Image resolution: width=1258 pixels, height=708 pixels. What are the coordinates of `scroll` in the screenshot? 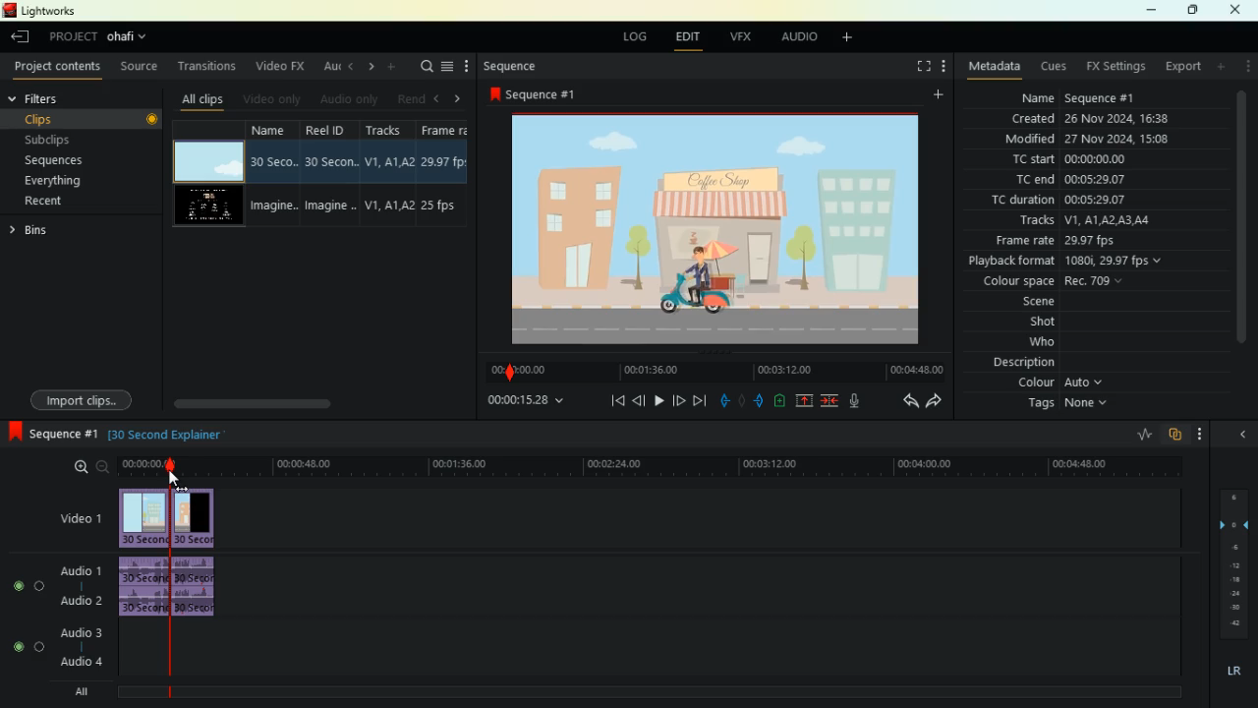 It's located at (300, 403).